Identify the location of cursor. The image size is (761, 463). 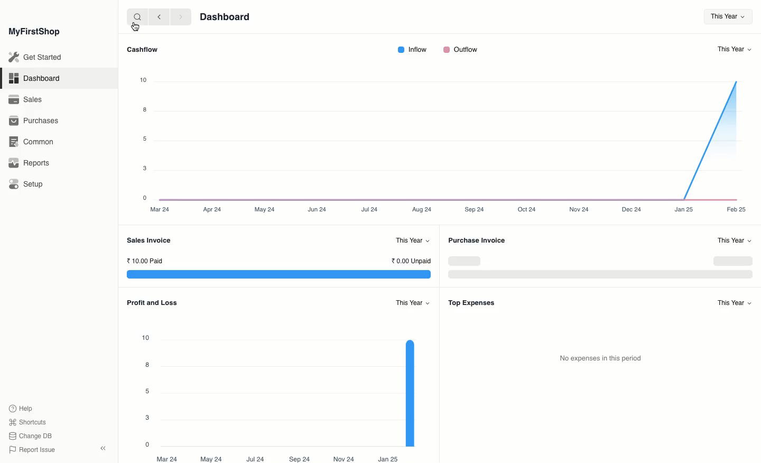
(132, 27).